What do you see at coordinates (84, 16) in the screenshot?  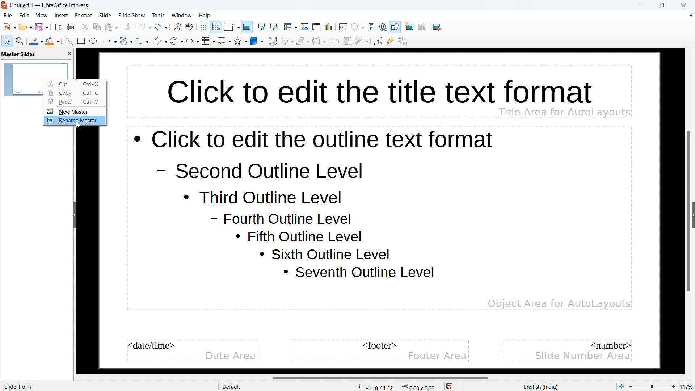 I see `format` at bounding box center [84, 16].